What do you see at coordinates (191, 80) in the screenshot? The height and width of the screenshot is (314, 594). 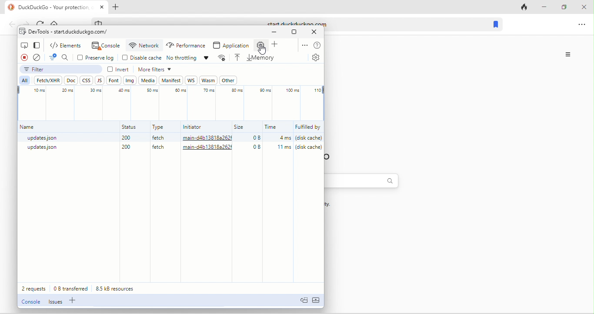 I see `ws` at bounding box center [191, 80].